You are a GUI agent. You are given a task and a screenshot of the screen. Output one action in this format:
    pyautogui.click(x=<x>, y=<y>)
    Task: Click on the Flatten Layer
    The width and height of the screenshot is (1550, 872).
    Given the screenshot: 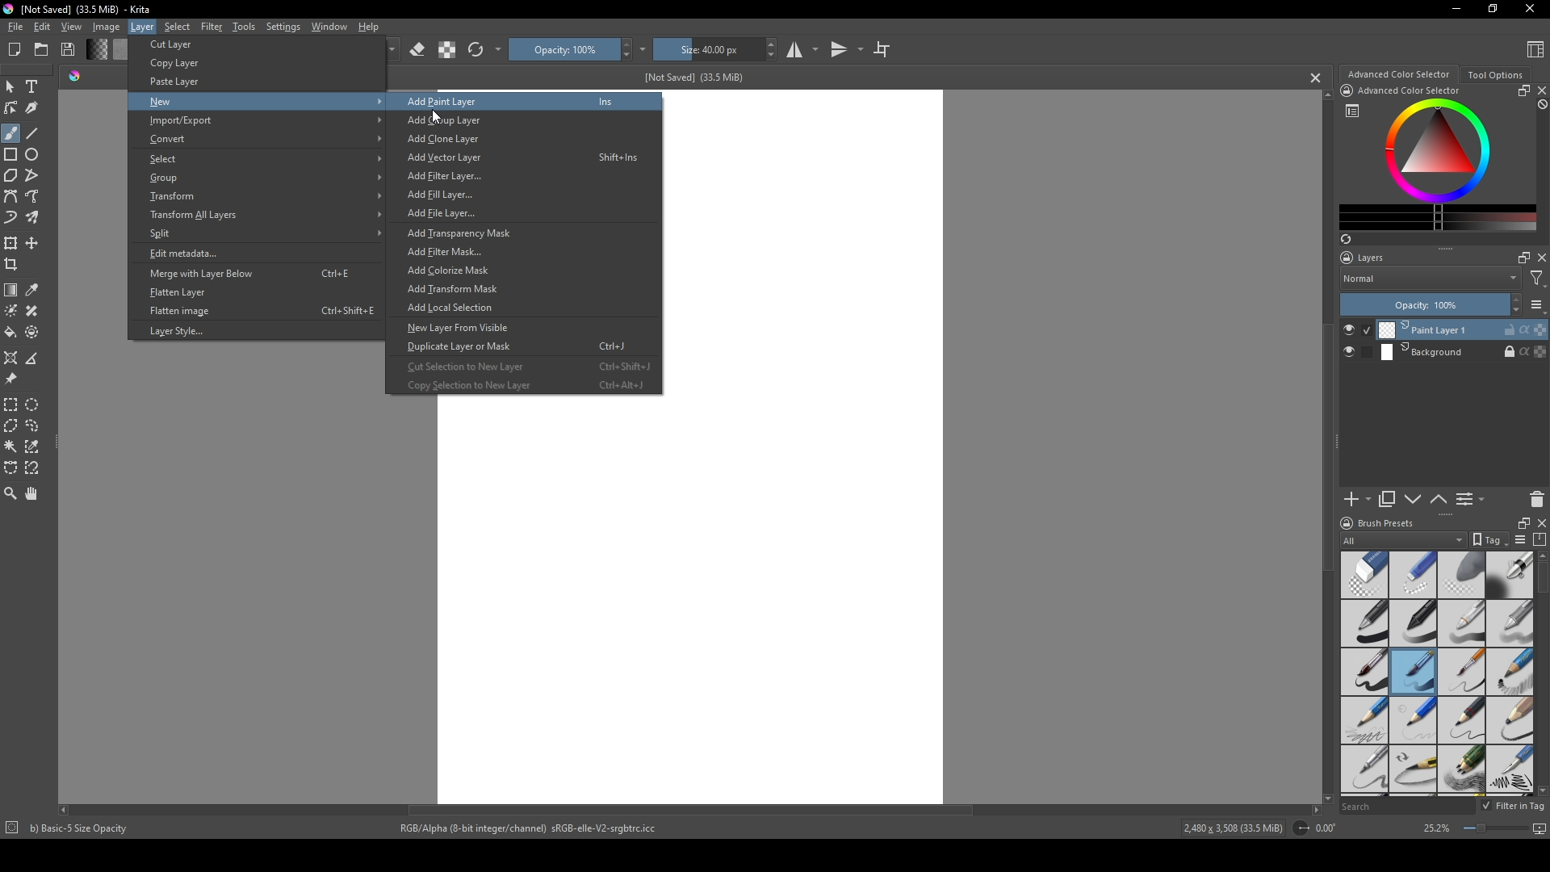 What is the action you would take?
    pyautogui.click(x=182, y=293)
    